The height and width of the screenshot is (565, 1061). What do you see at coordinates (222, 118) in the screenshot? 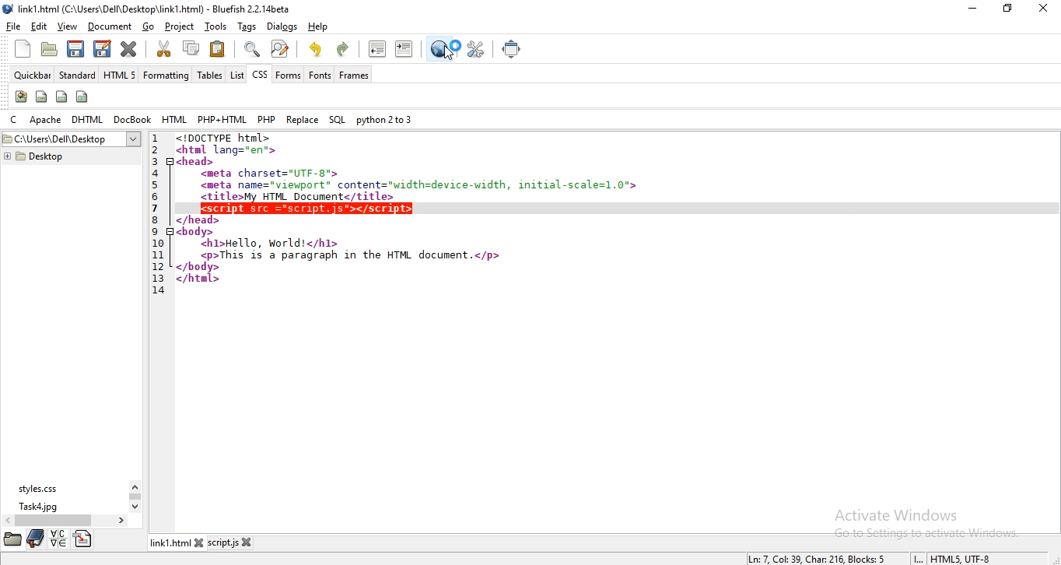
I see `php + html` at bounding box center [222, 118].